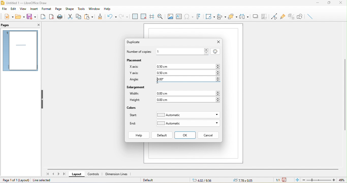  I want to click on line selected, so click(45, 180).